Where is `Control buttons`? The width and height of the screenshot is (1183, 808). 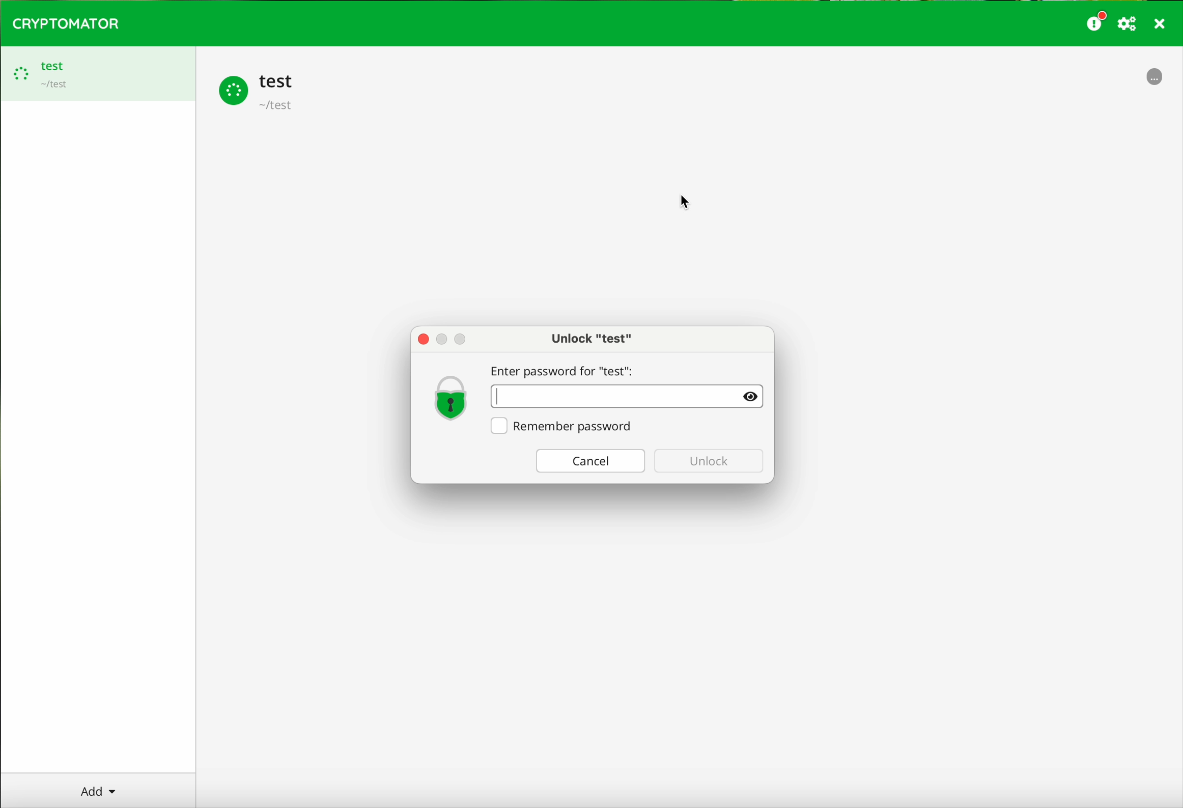 Control buttons is located at coordinates (446, 338).